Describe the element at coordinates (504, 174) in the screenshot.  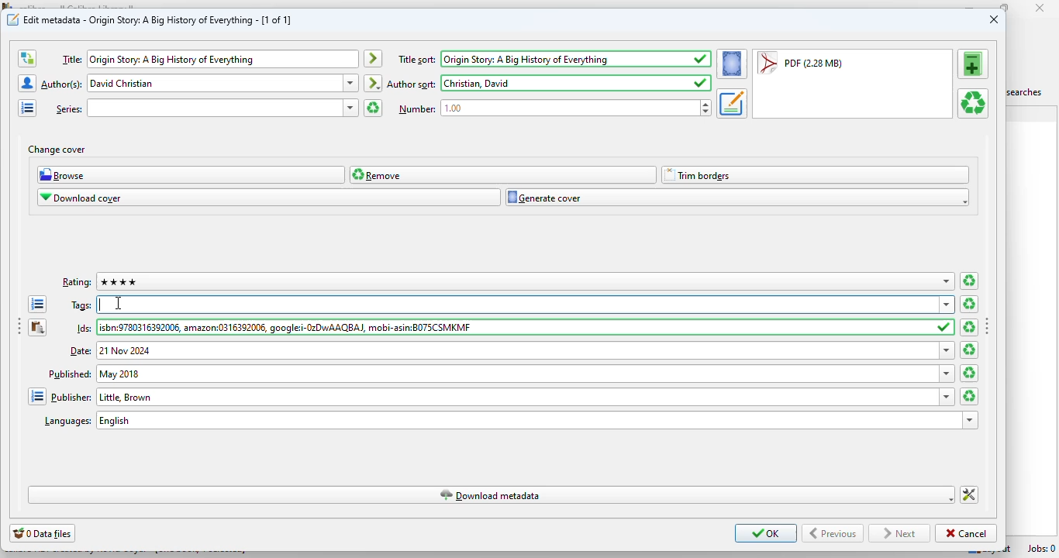
I see `remove` at that location.